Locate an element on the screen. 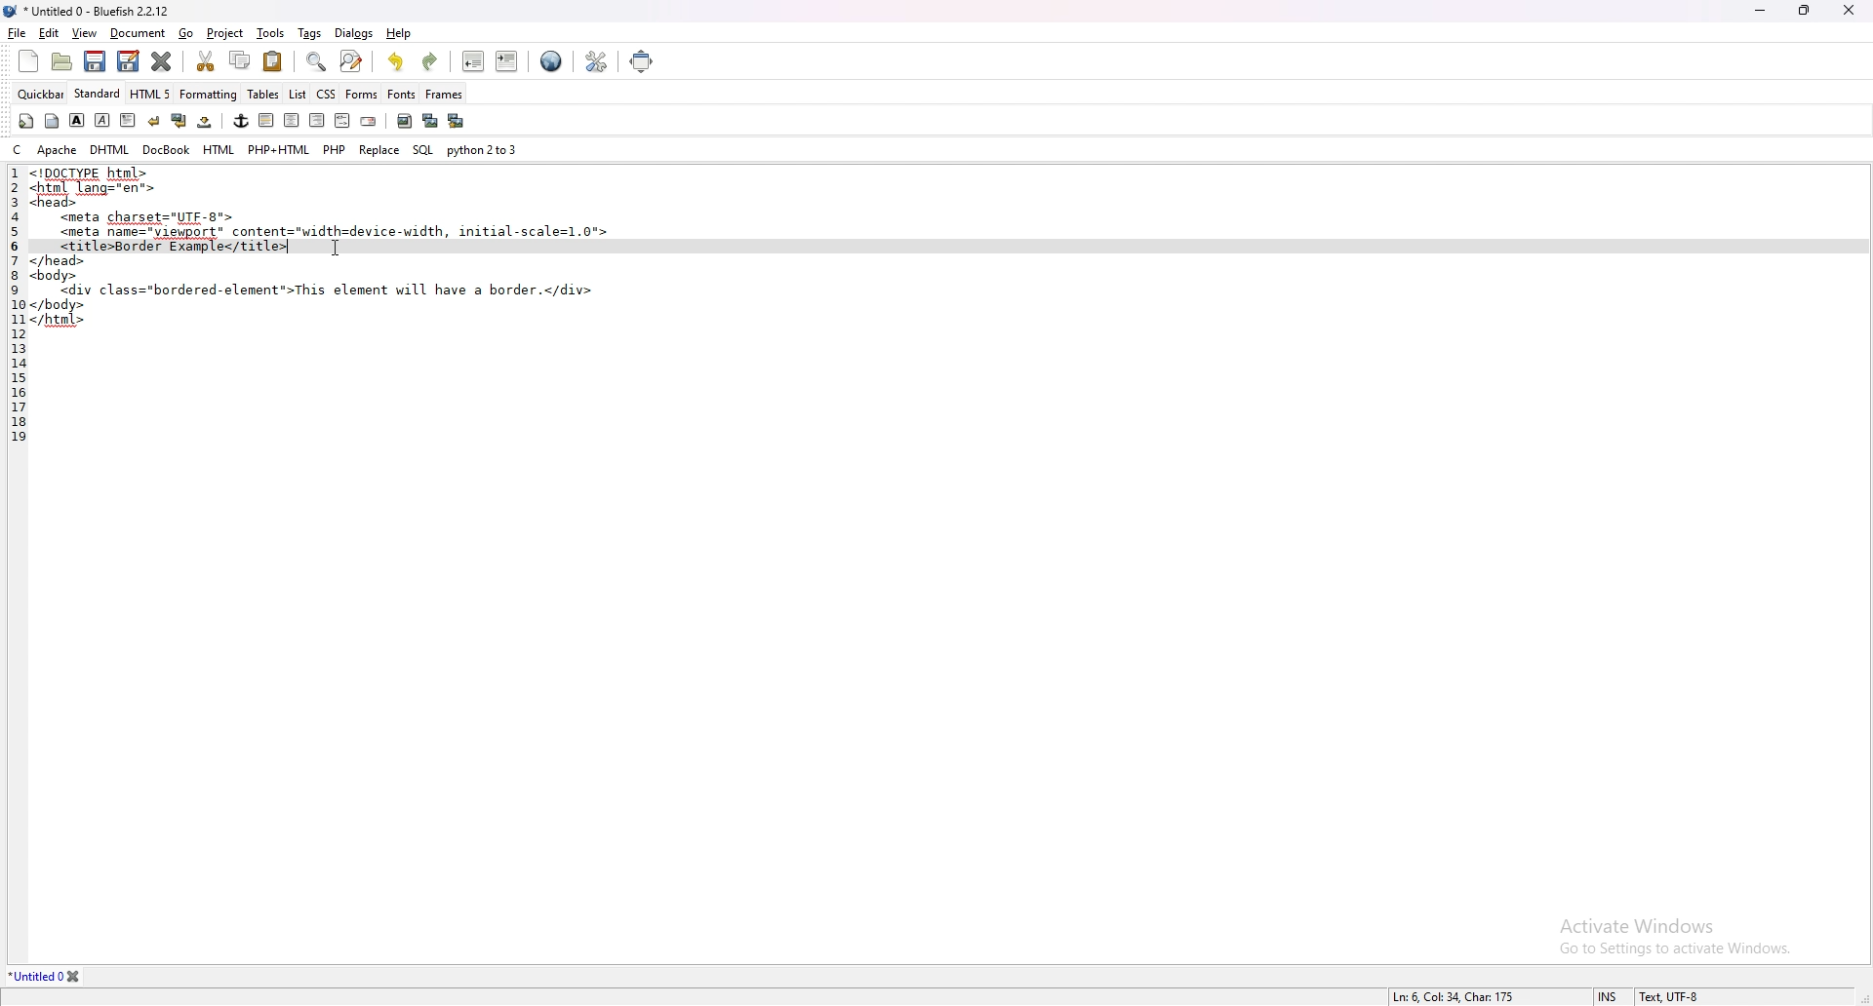  quickstart is located at coordinates (26, 121).